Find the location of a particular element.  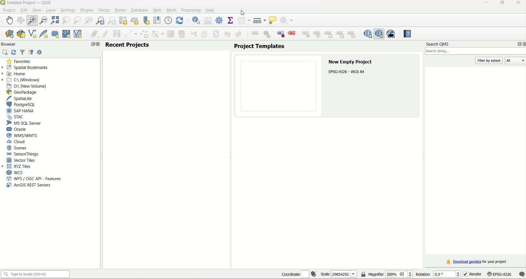

D:\ (New volume) is located at coordinates (27, 86).